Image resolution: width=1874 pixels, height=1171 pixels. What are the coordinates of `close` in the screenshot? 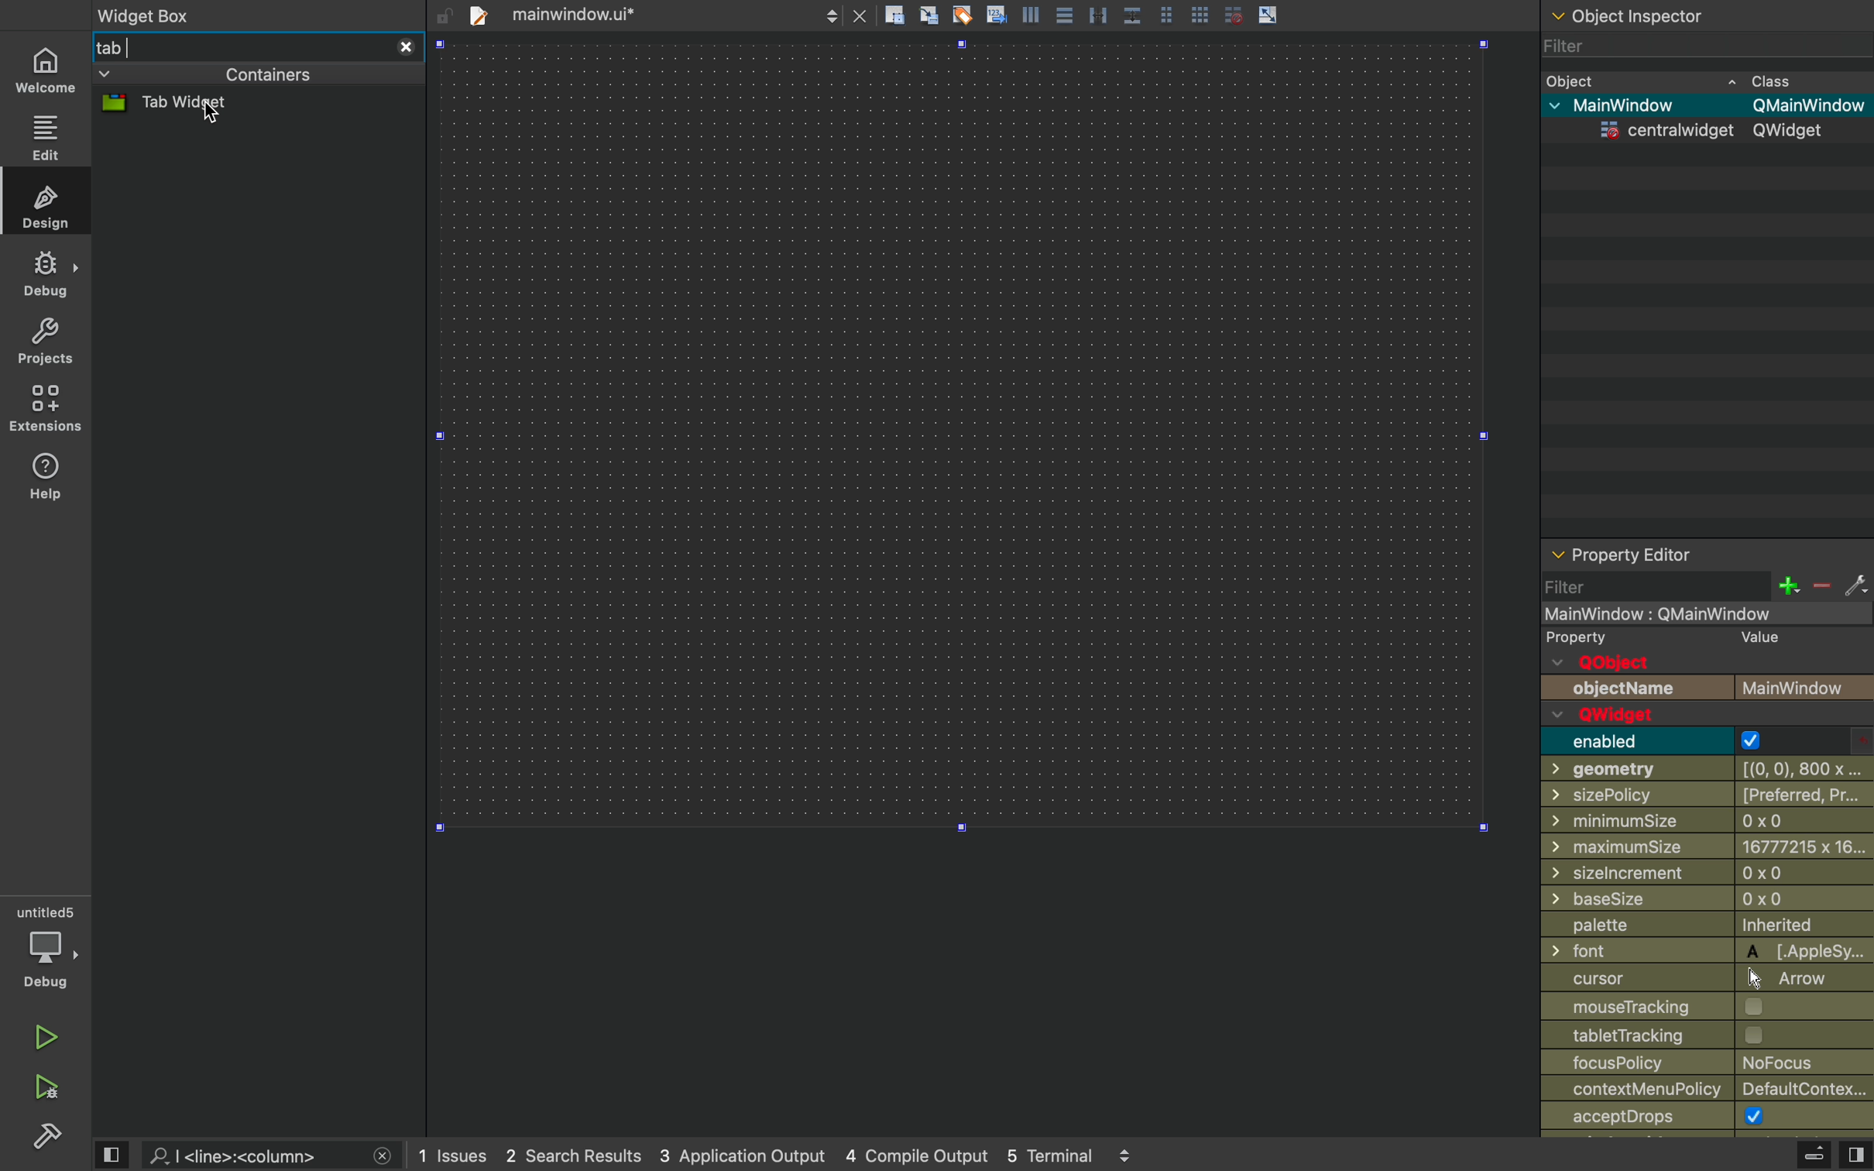 It's located at (405, 46).